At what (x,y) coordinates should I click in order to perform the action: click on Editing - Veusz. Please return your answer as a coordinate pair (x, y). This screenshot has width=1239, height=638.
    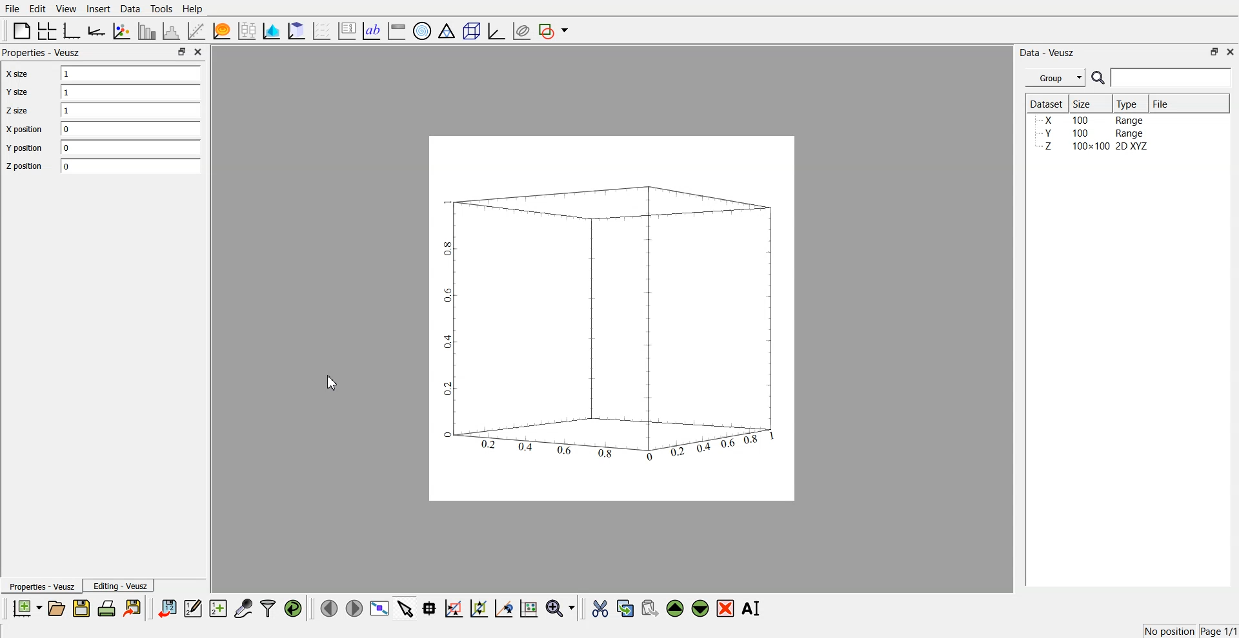
    Looking at the image, I should click on (119, 585).